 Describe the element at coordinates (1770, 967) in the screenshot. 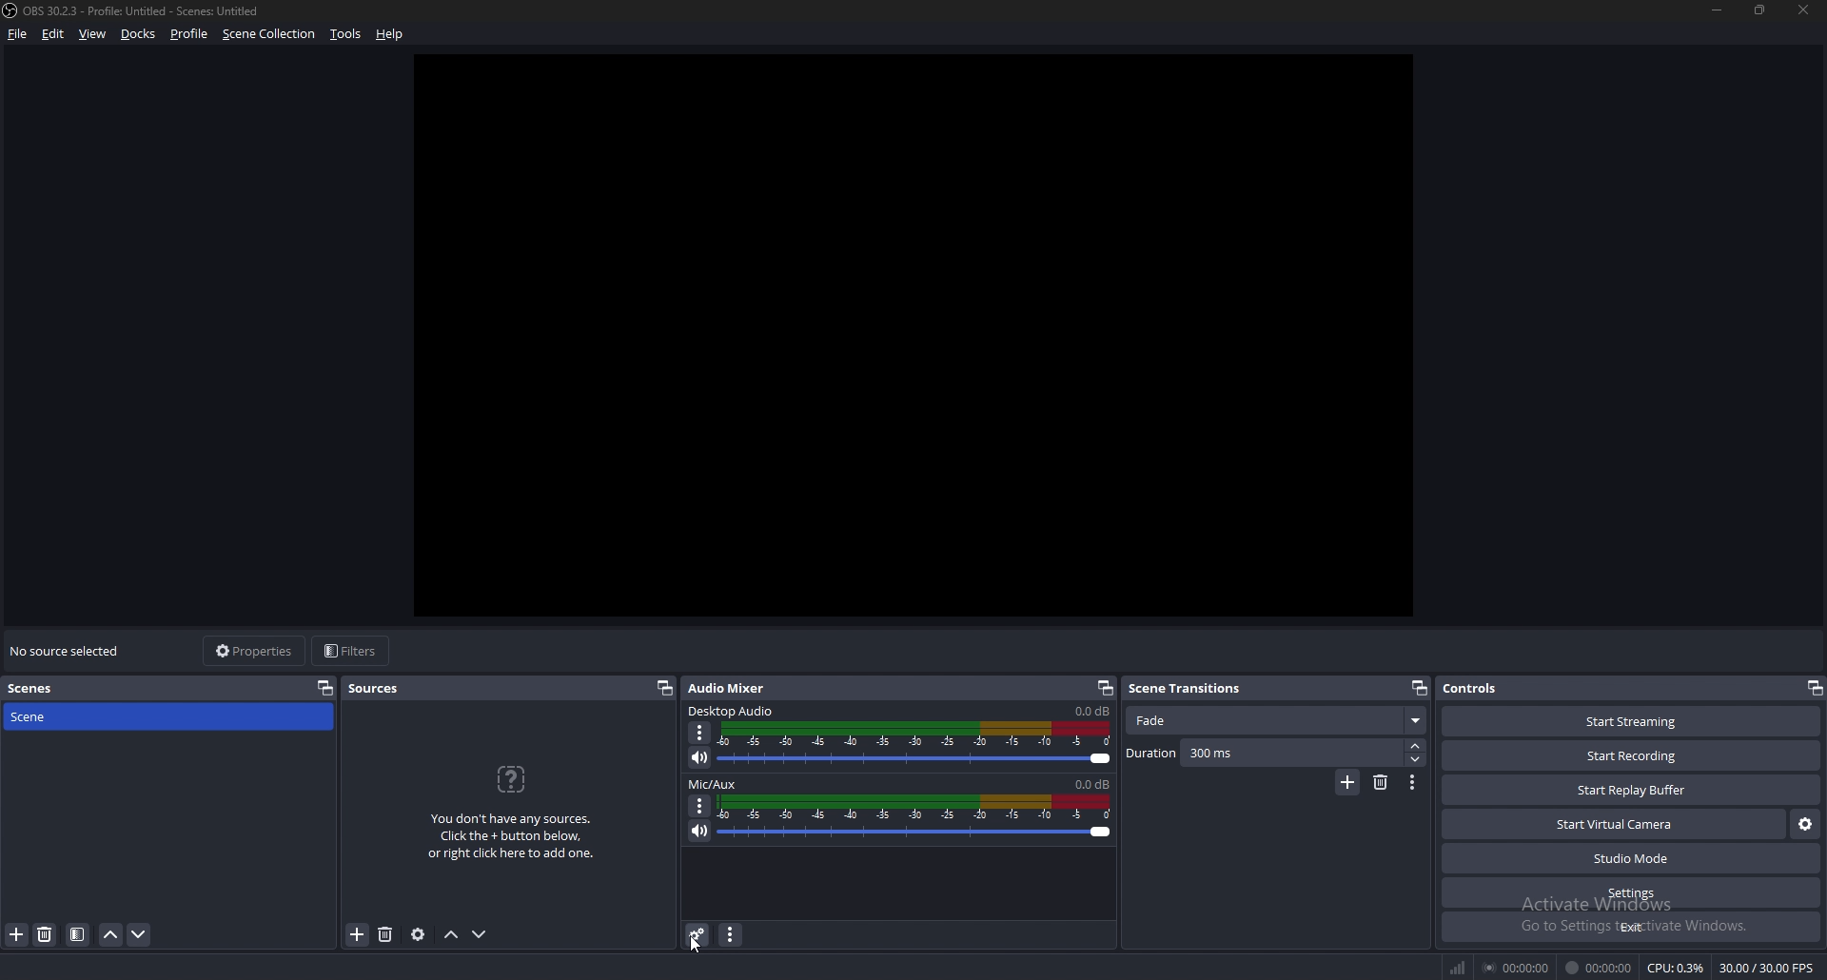

I see `30.00/ 30.00 FPS` at that location.